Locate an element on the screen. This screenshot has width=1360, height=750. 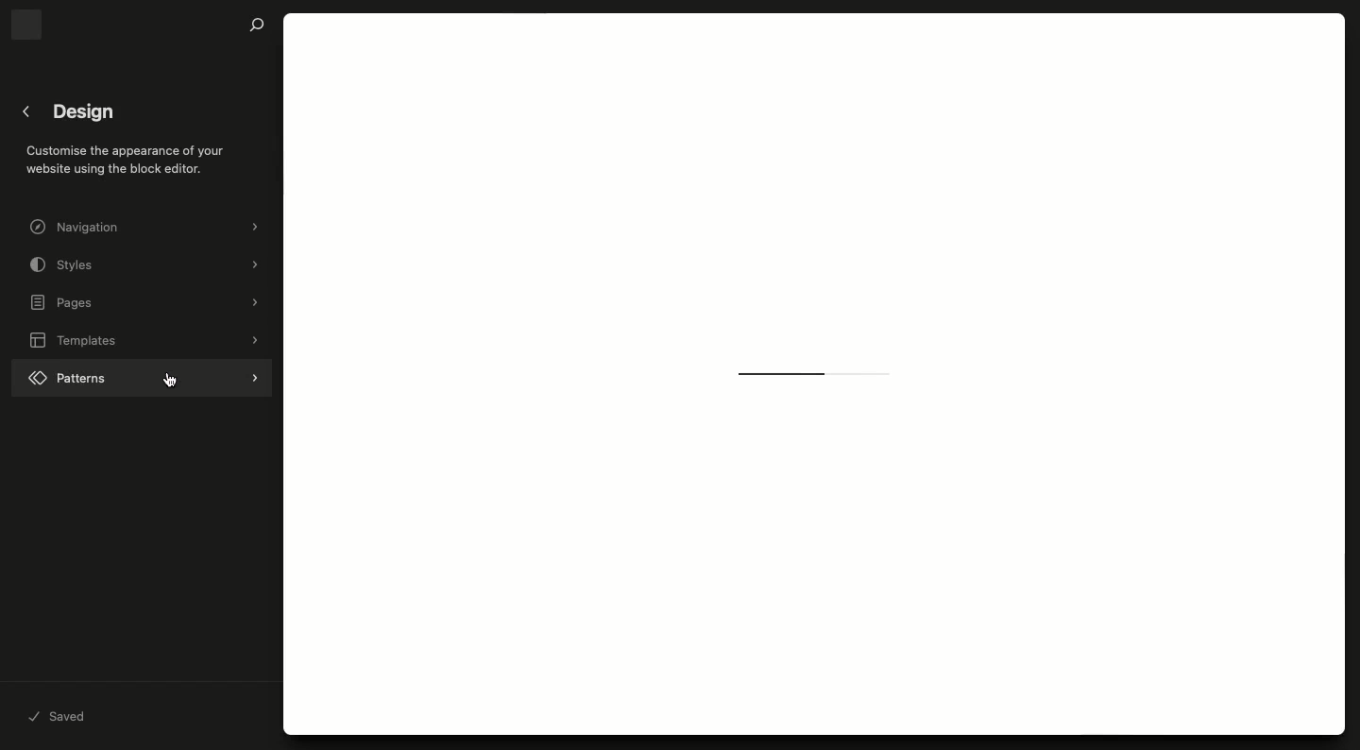
cursor is located at coordinates (173, 380).